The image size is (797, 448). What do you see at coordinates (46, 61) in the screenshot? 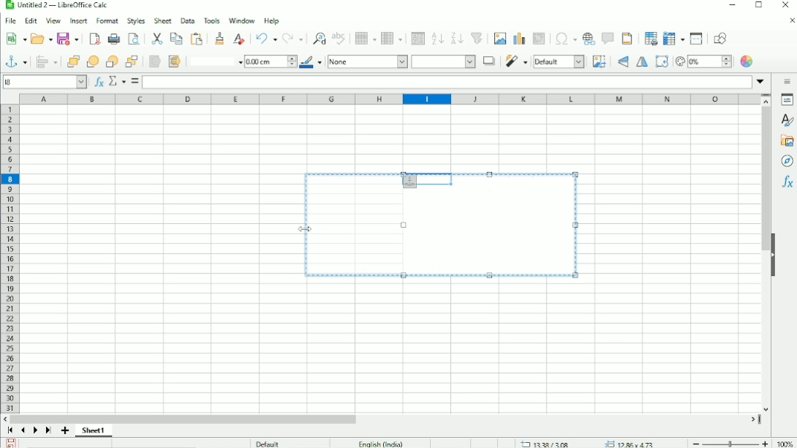
I see `Align objects` at bounding box center [46, 61].